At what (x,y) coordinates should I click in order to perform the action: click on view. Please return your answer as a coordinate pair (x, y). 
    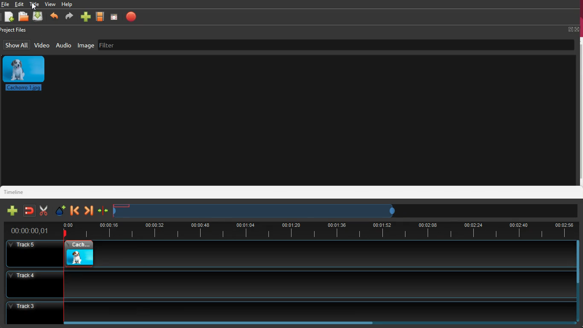
    Looking at the image, I should click on (50, 4).